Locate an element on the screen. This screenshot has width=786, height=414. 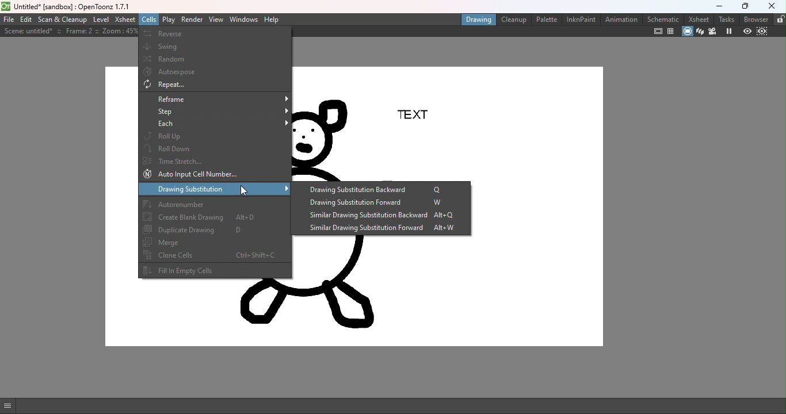
Camera view is located at coordinates (713, 30).